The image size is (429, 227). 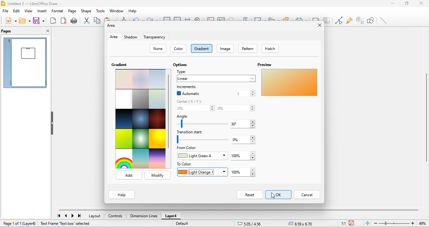 I want to click on help, so click(x=121, y=194).